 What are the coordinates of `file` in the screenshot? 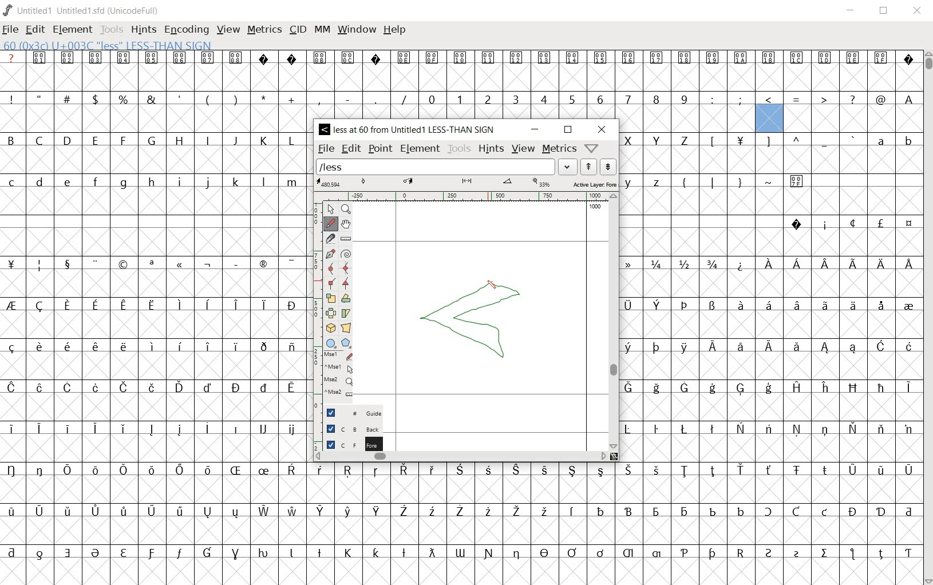 It's located at (11, 30).